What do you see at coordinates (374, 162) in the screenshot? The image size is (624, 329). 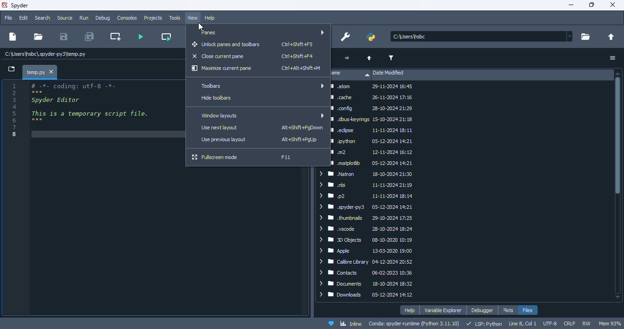 I see `-matplotib` at bounding box center [374, 162].